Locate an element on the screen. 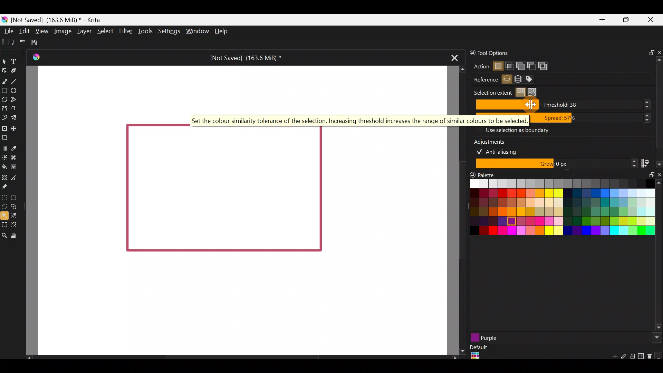  Anti-aliasing is located at coordinates (501, 151).